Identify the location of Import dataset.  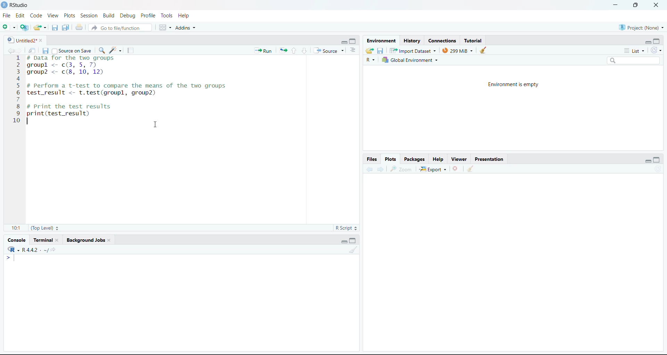
(413, 50).